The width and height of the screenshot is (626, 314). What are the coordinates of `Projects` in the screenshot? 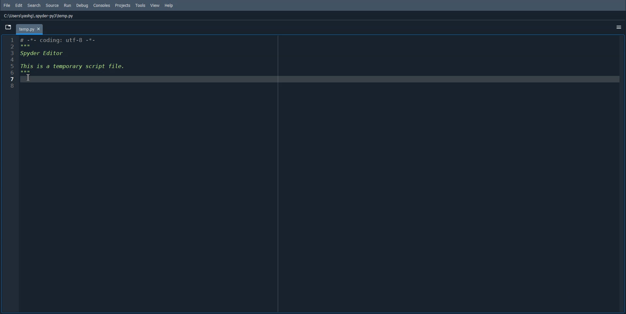 It's located at (123, 6).